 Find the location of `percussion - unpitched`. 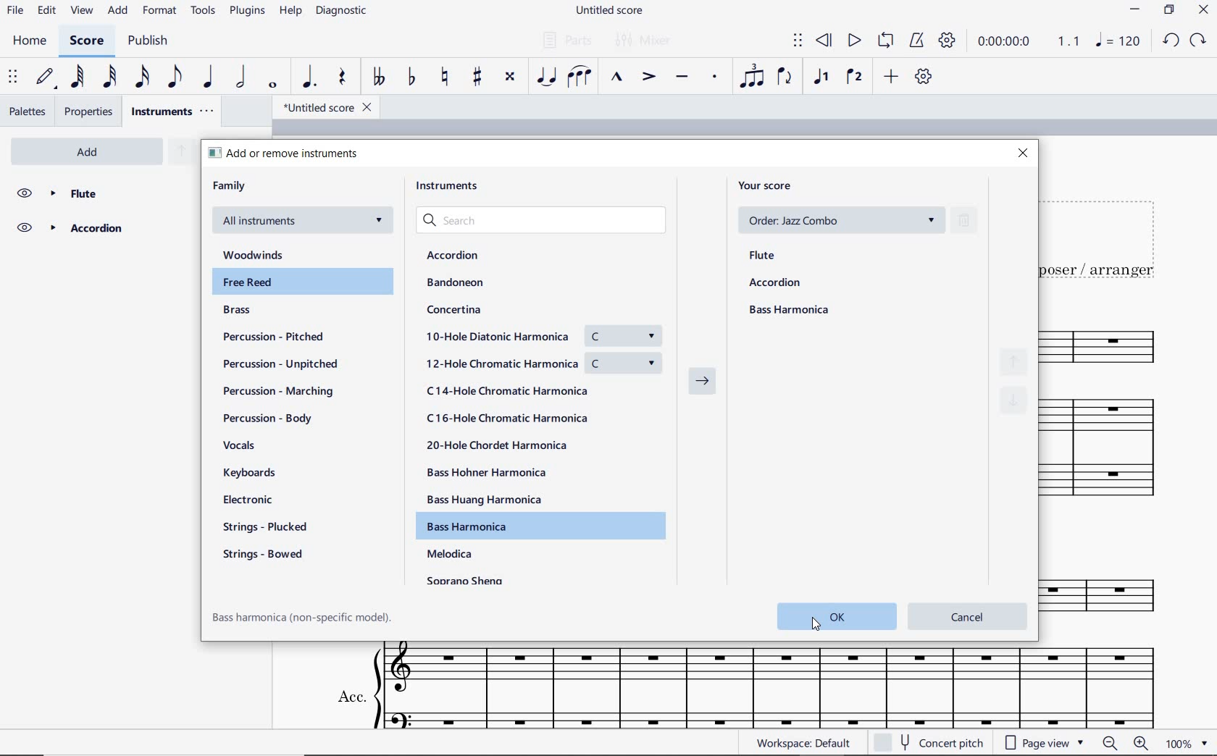

percussion - unpitched is located at coordinates (280, 364).